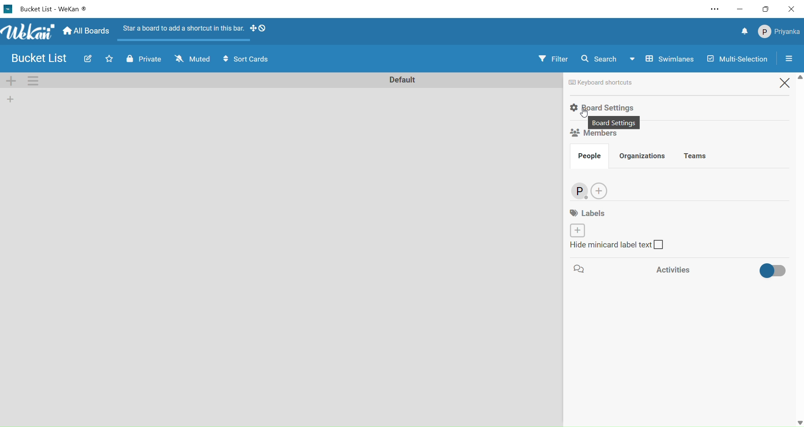 The image size is (804, 427). Describe the element at coordinates (109, 59) in the screenshot. I see `click to star this board. Starred board shows up at the top of your board list.` at that location.